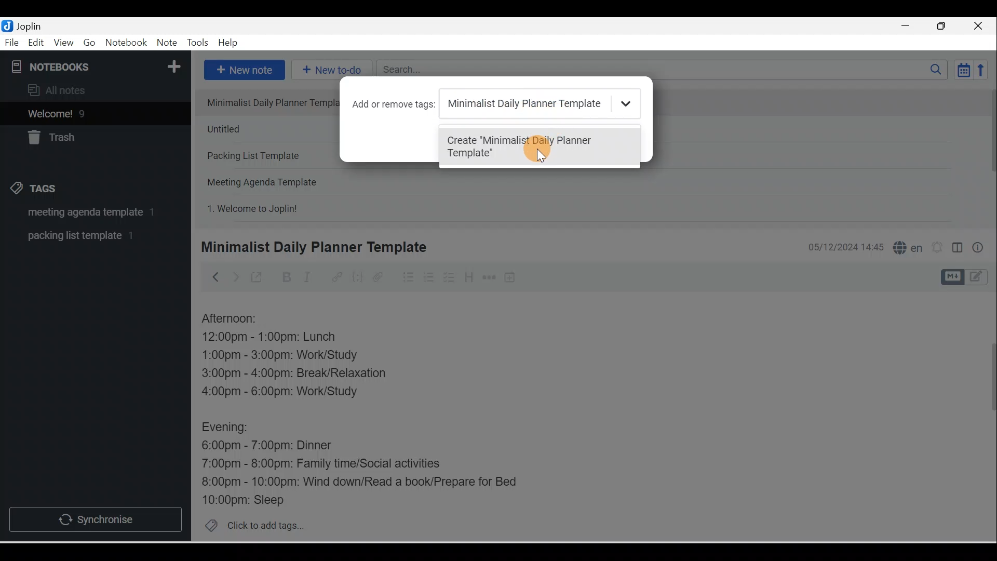 This screenshot has width=997, height=561. Describe the element at coordinates (281, 338) in the screenshot. I see `12:00pm - 1:00pm: Lunch` at that location.